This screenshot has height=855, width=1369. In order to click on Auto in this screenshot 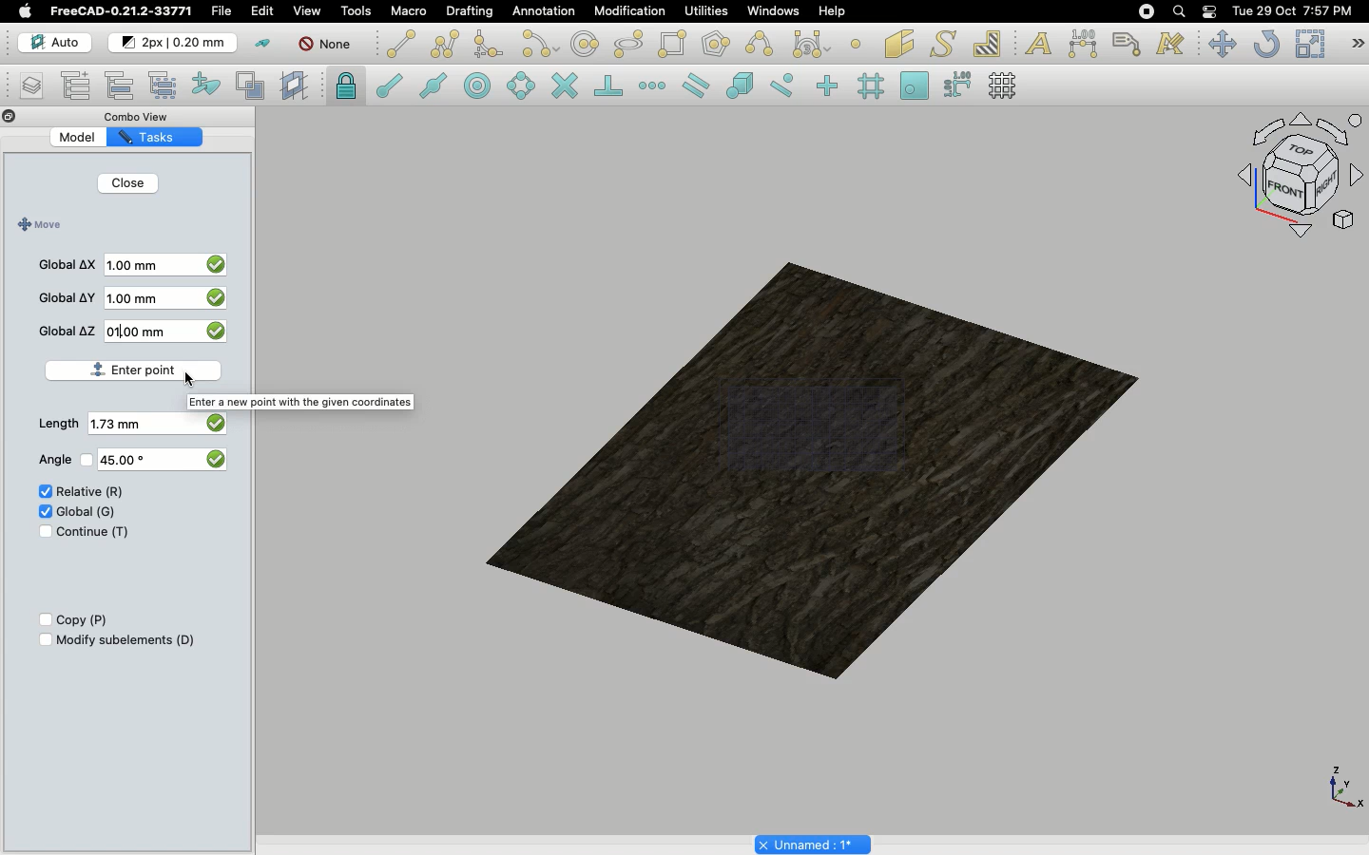, I will do `click(56, 43)`.